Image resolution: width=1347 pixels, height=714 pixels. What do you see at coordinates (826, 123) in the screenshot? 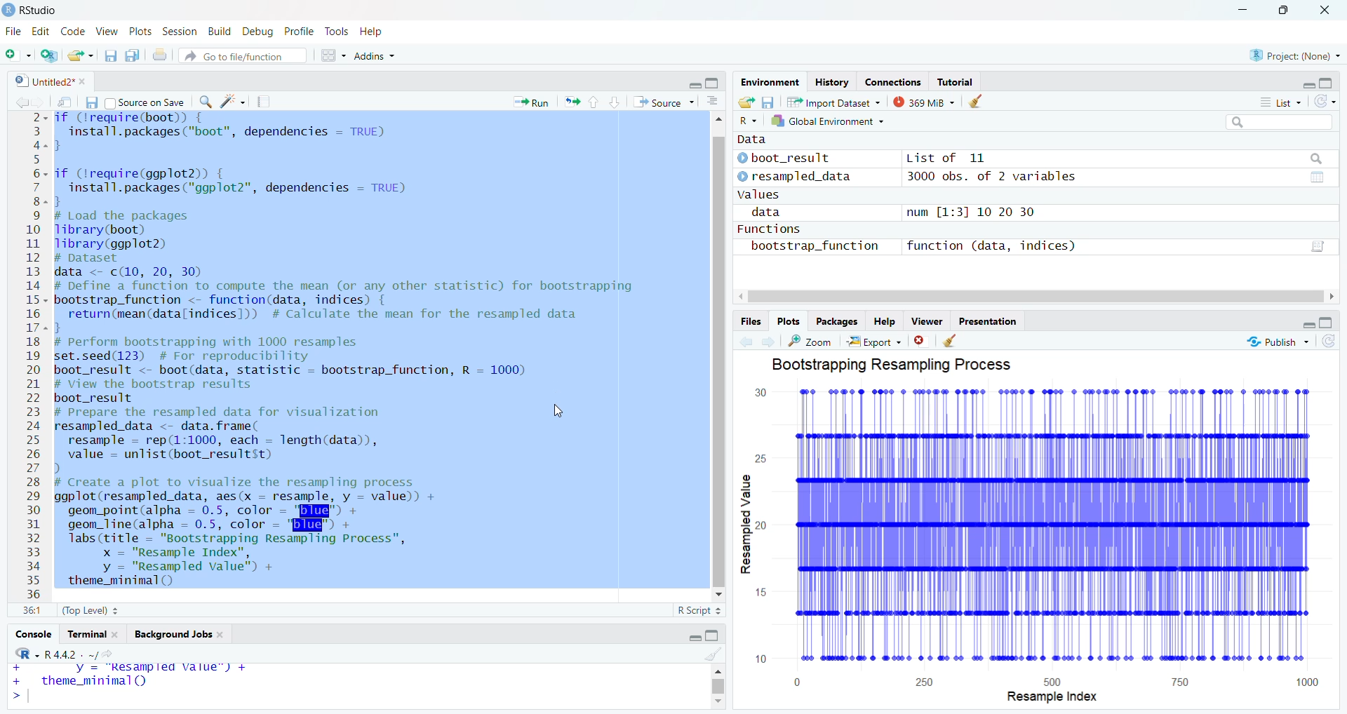
I see `1h Global Environment +` at bounding box center [826, 123].